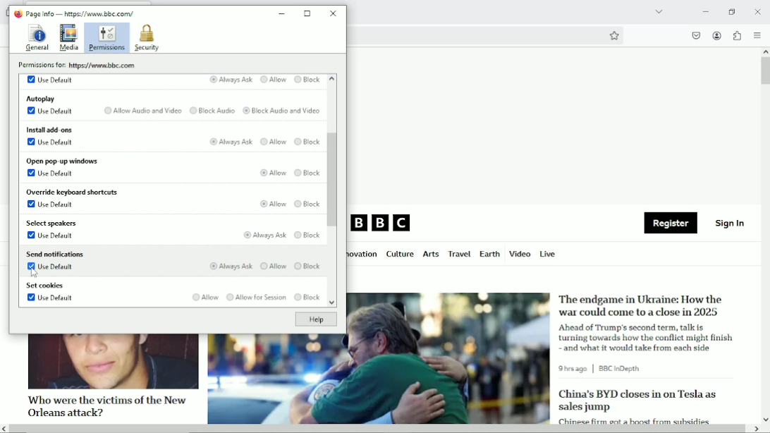 This screenshot has width=770, height=433. Describe the element at coordinates (765, 419) in the screenshot. I see `scroll down` at that location.